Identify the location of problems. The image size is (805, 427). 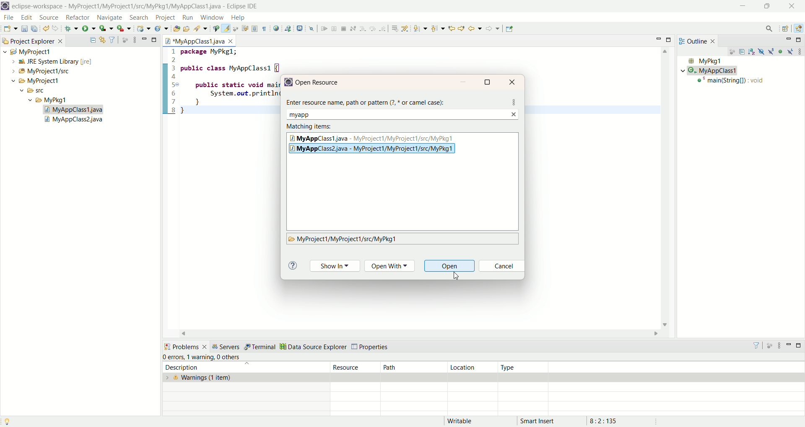
(185, 346).